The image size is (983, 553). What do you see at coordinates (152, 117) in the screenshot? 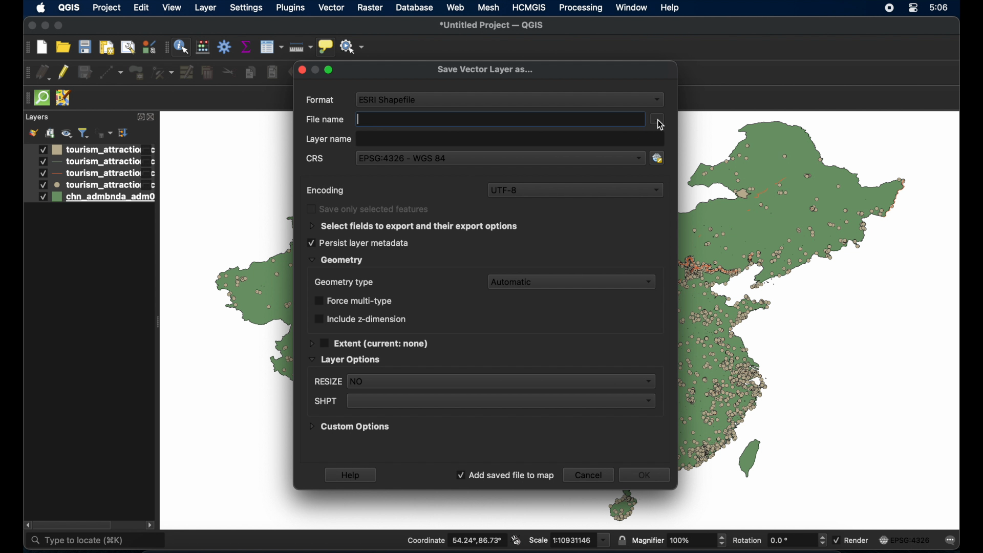
I see `close` at bounding box center [152, 117].